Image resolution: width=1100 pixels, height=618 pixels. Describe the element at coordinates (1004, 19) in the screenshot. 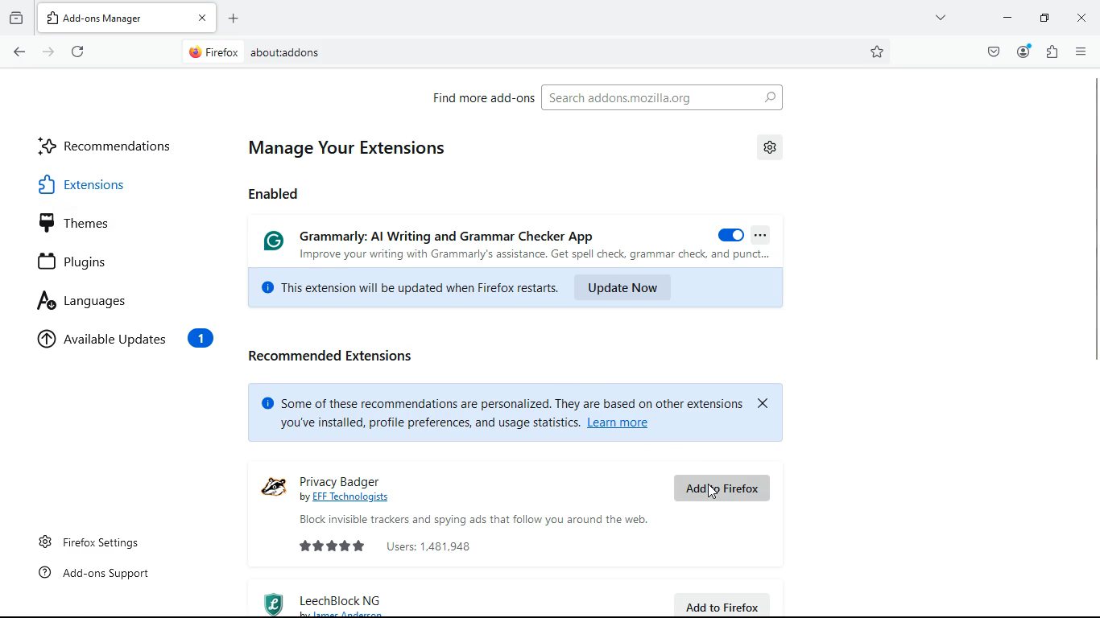

I see `minimize` at that location.